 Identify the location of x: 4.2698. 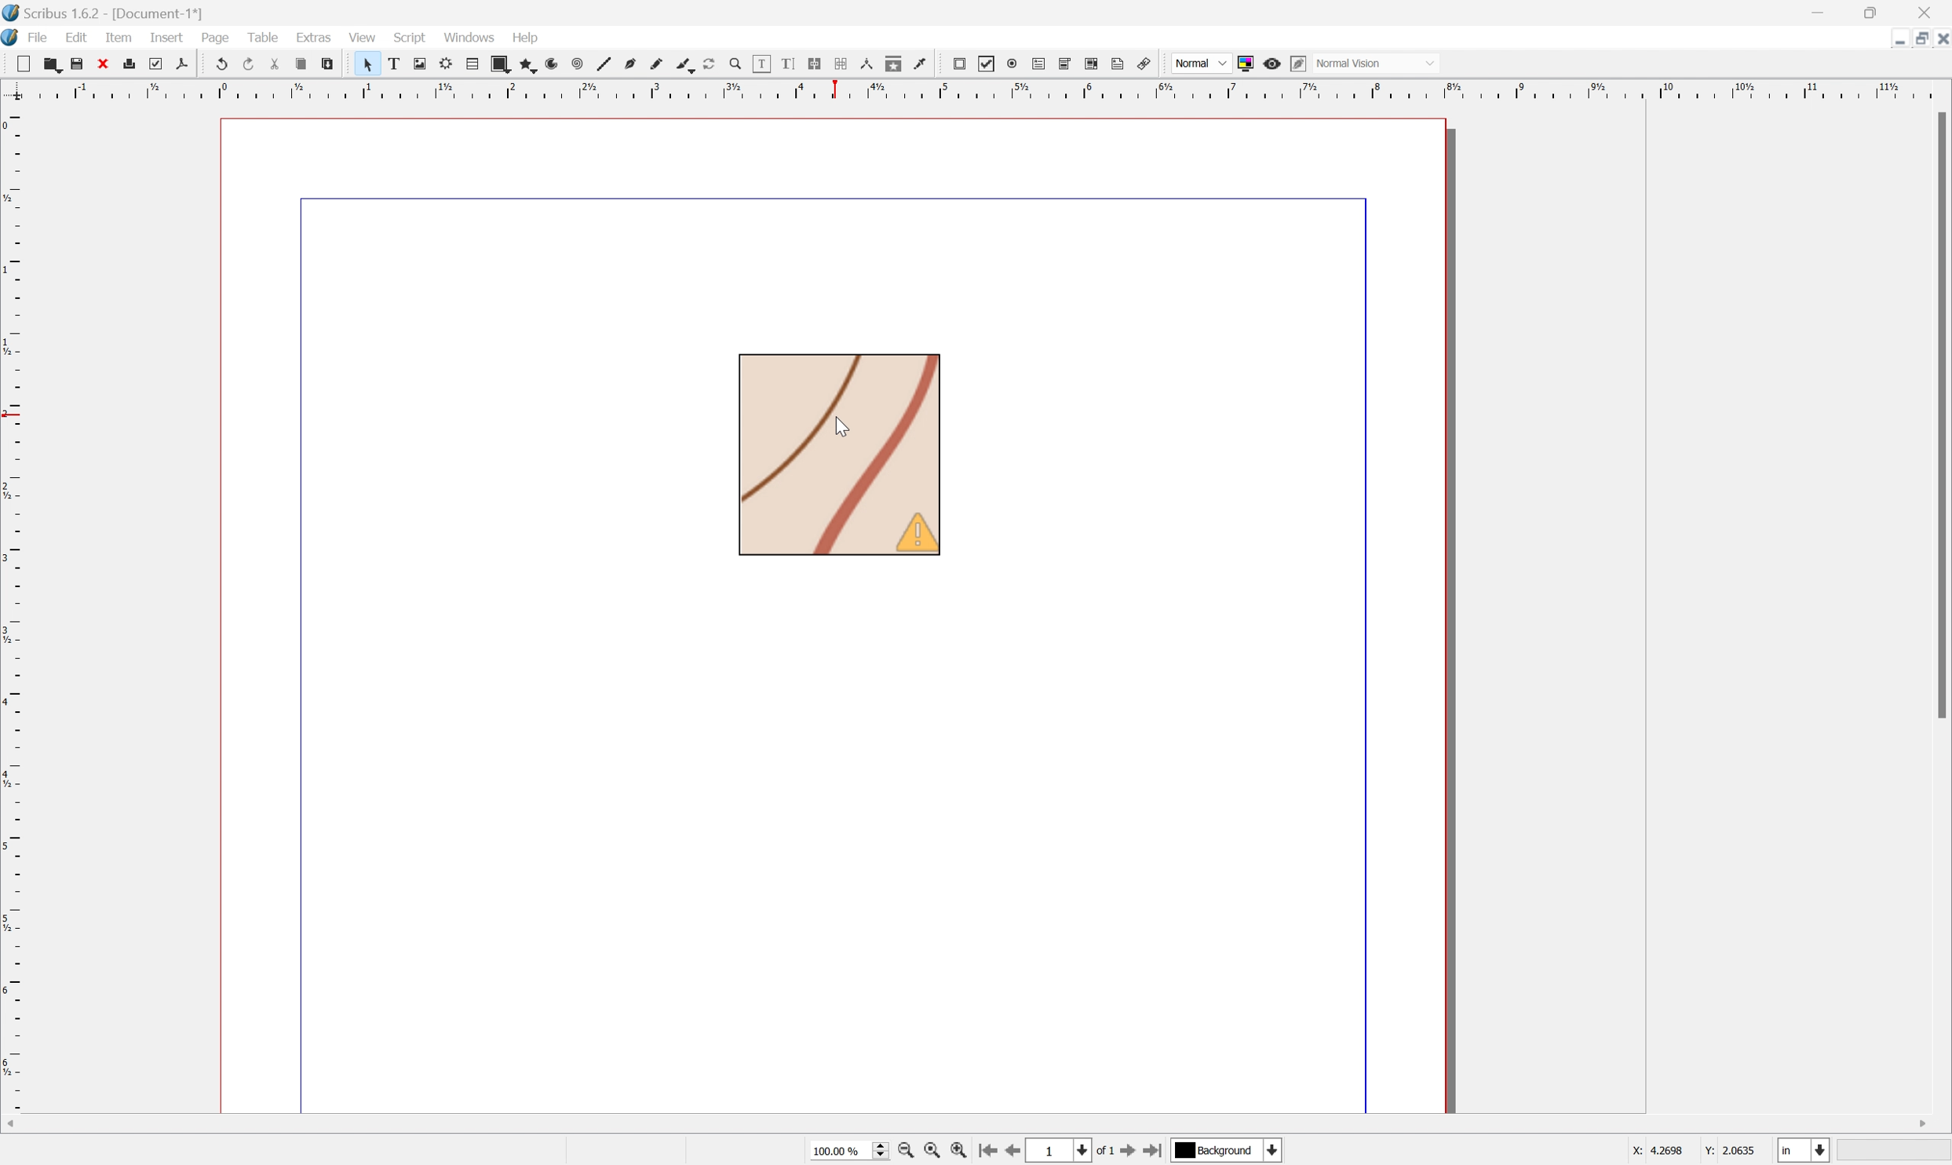
(1653, 1152).